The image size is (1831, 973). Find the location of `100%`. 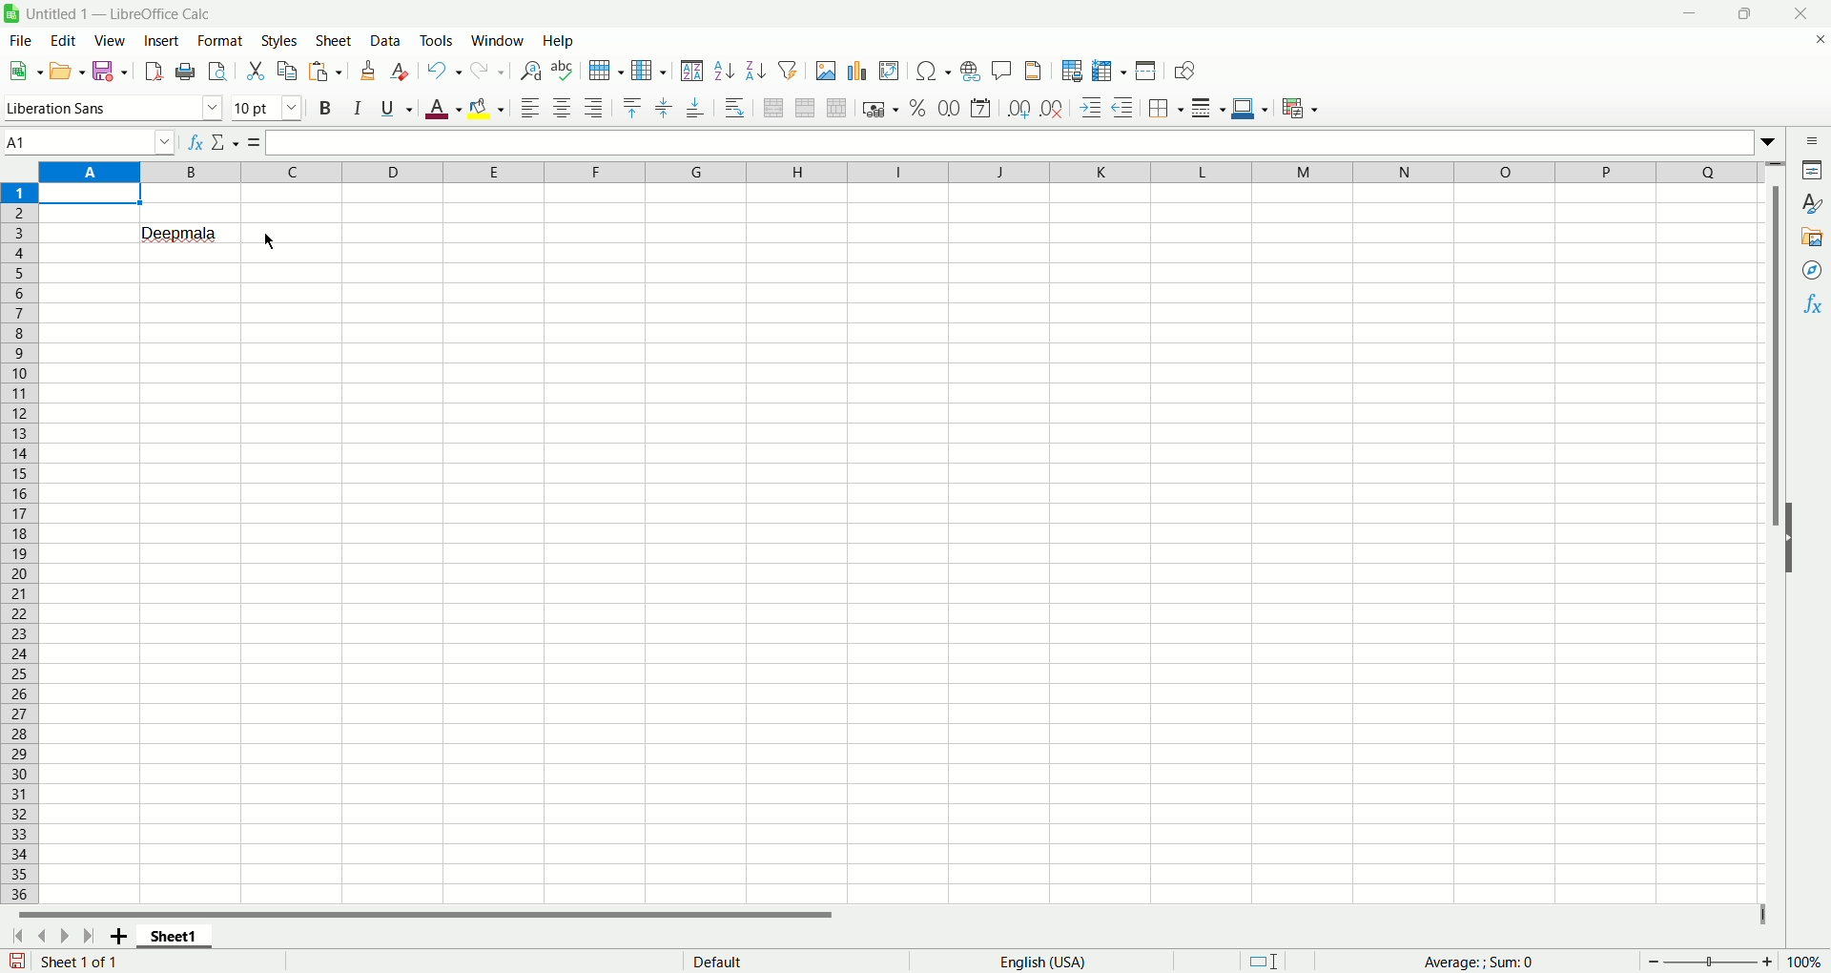

100% is located at coordinates (1803, 962).